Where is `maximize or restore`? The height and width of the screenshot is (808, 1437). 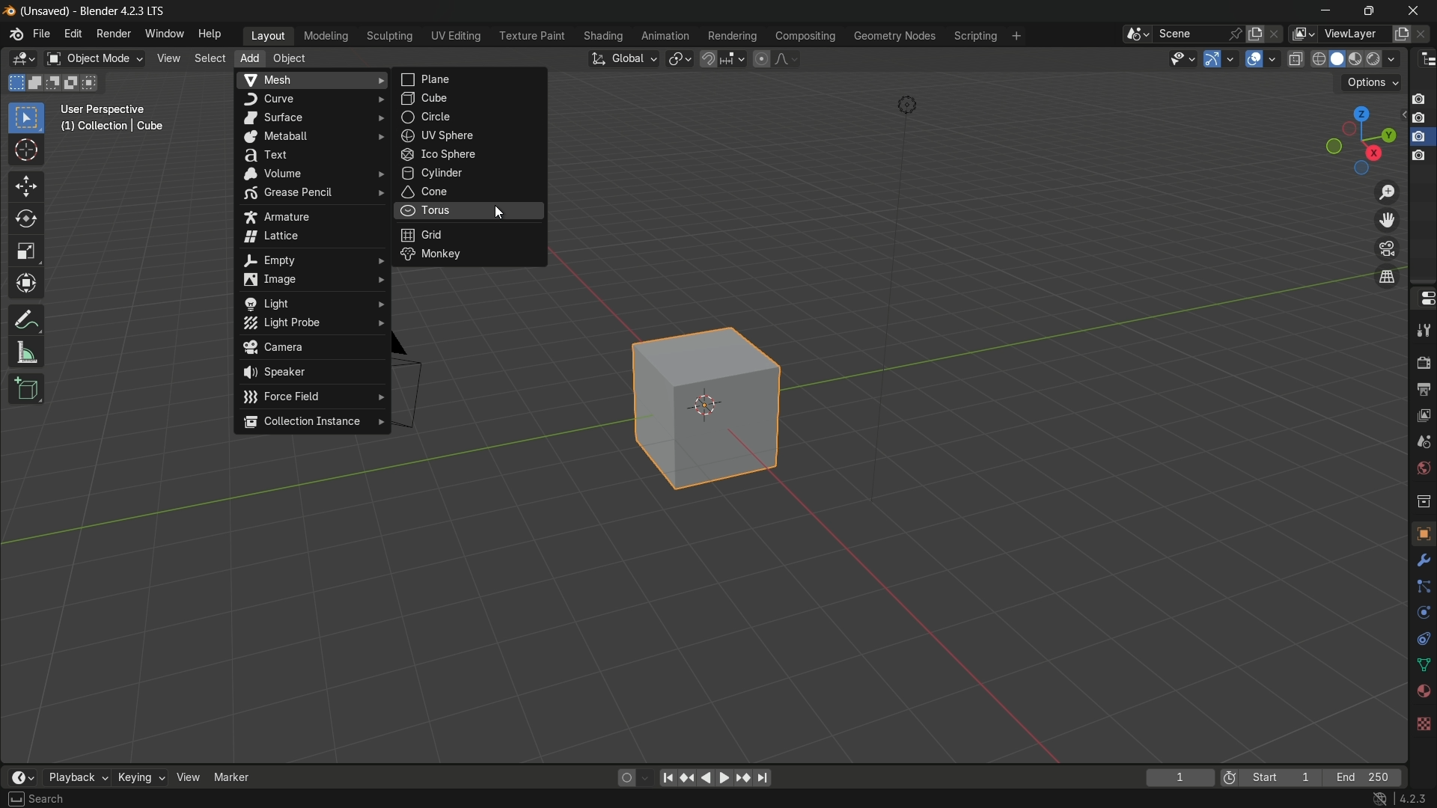
maximize or restore is located at coordinates (1370, 11).